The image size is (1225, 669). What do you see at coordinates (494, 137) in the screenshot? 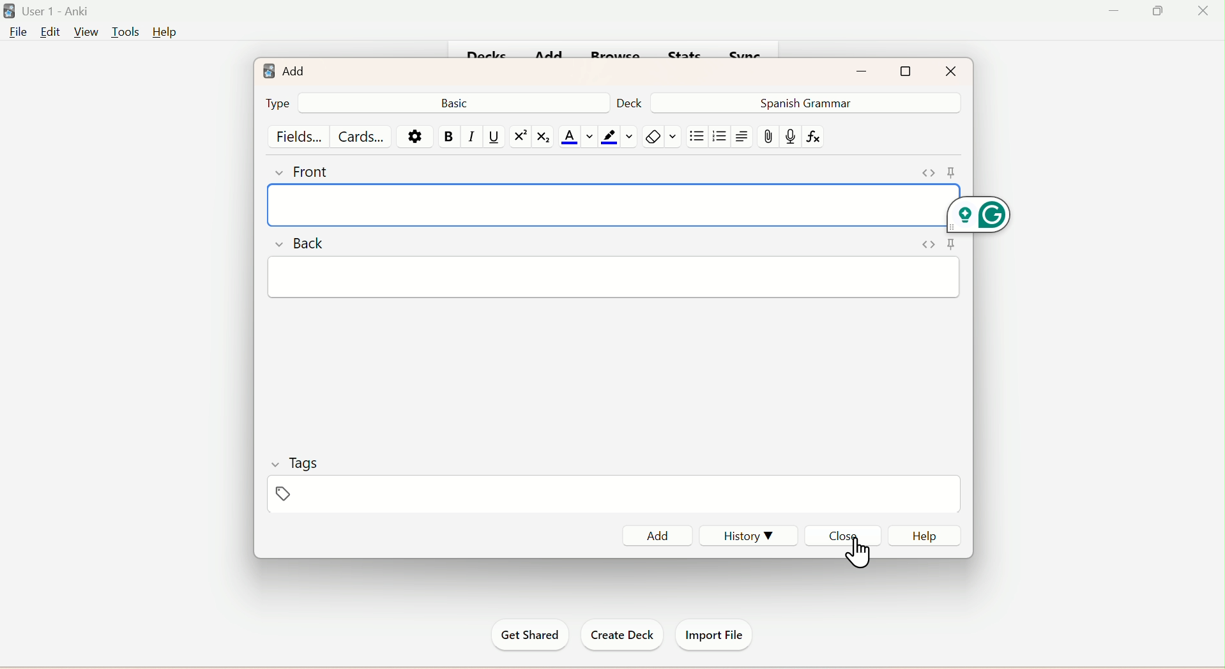
I see `Underline` at bounding box center [494, 137].